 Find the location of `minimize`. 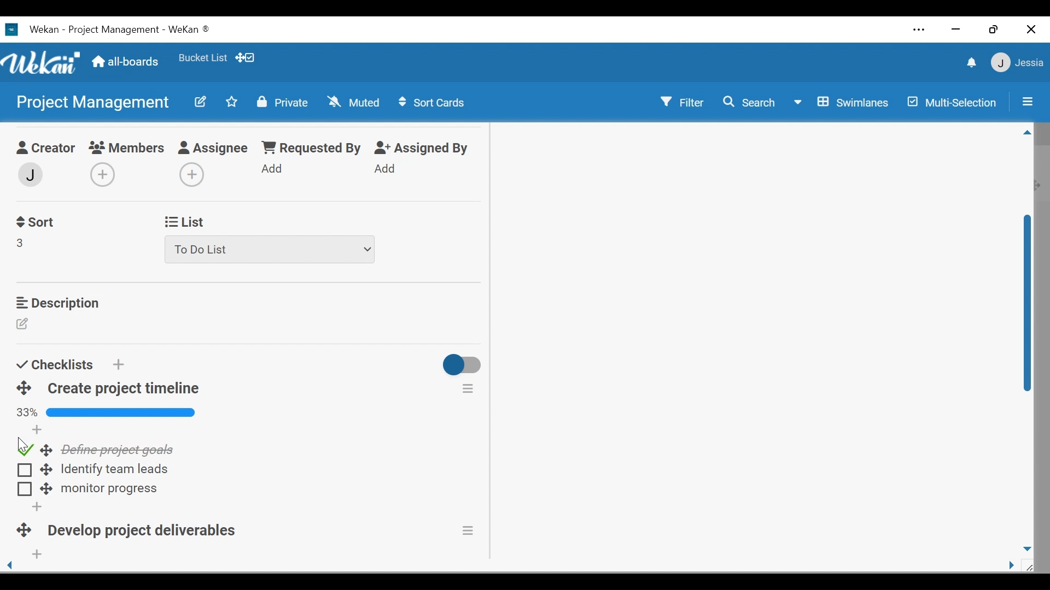

minimize is located at coordinates (956, 29).